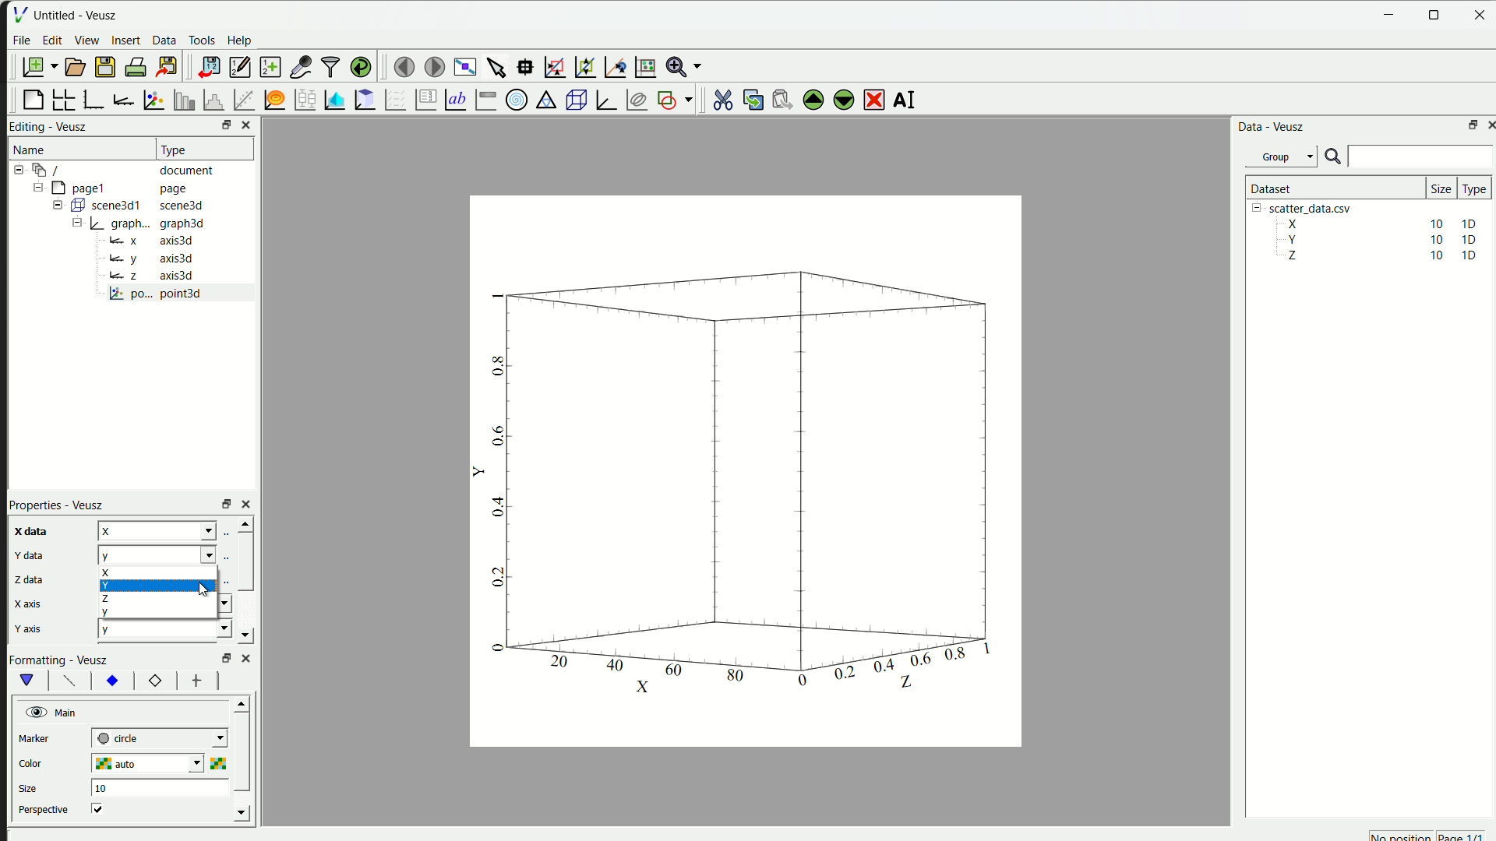  I want to click on plot dataset, so click(332, 99).